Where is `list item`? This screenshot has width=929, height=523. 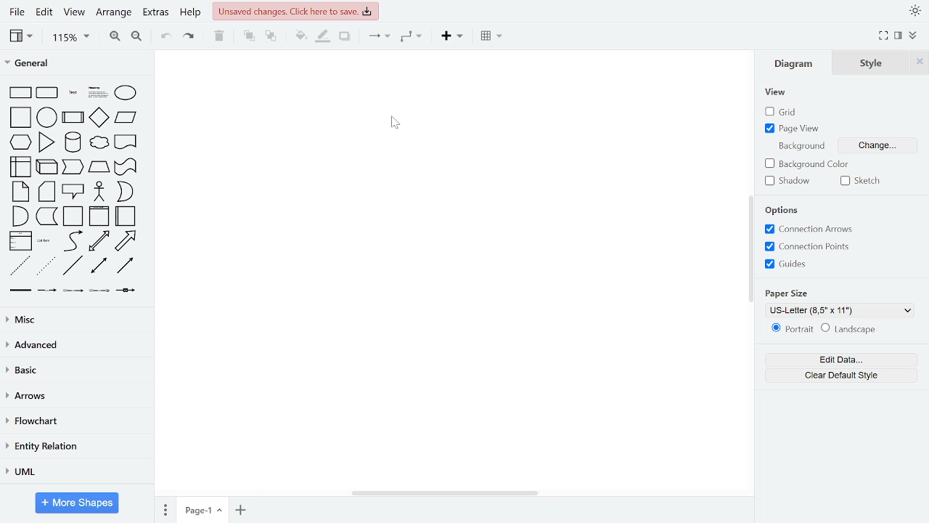
list item is located at coordinates (45, 239).